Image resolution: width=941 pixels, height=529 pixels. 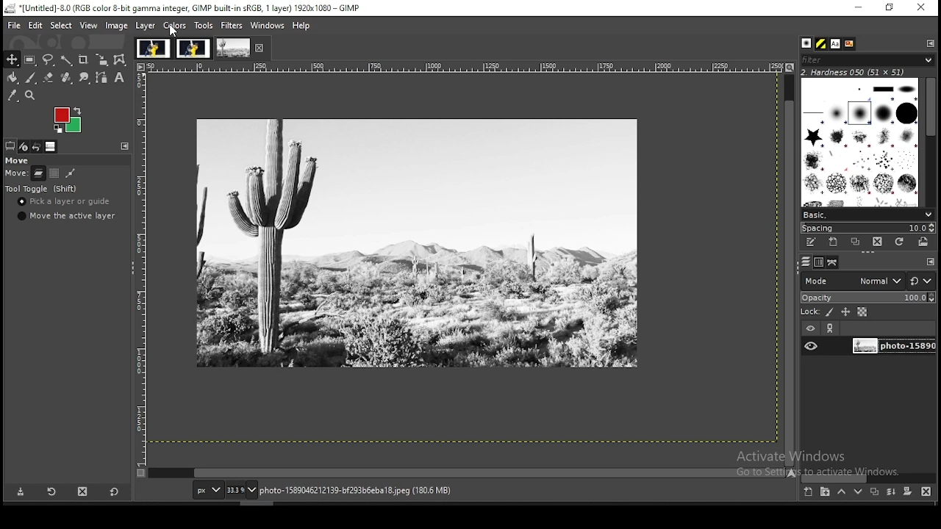 What do you see at coordinates (152, 47) in the screenshot?
I see `image` at bounding box center [152, 47].